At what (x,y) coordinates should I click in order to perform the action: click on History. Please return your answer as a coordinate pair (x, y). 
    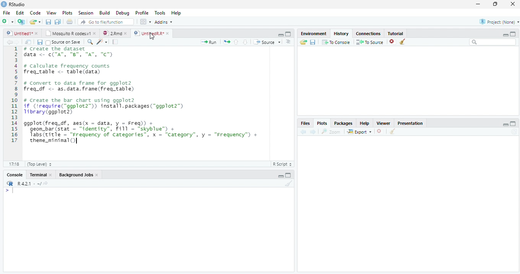
    Looking at the image, I should click on (343, 34).